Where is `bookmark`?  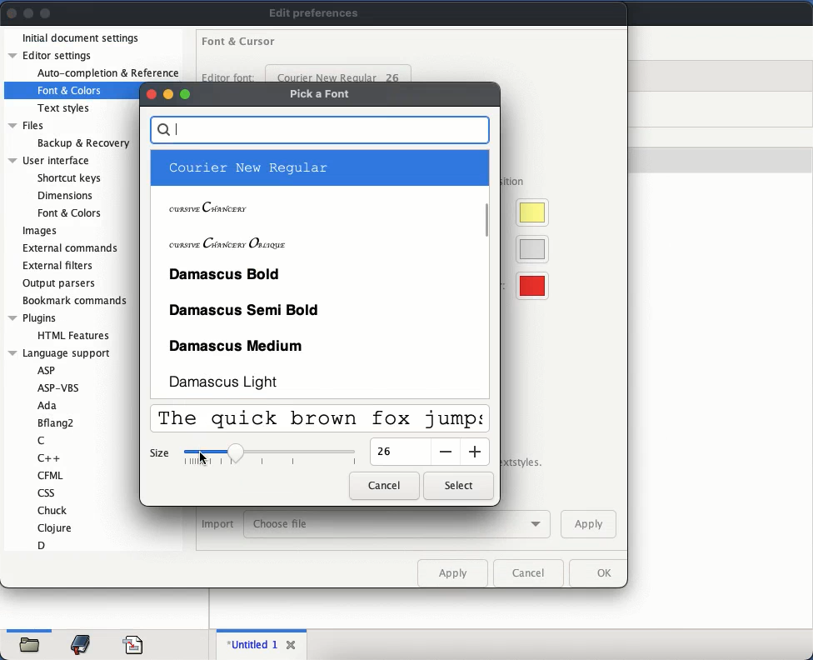
bookmark is located at coordinates (82, 643).